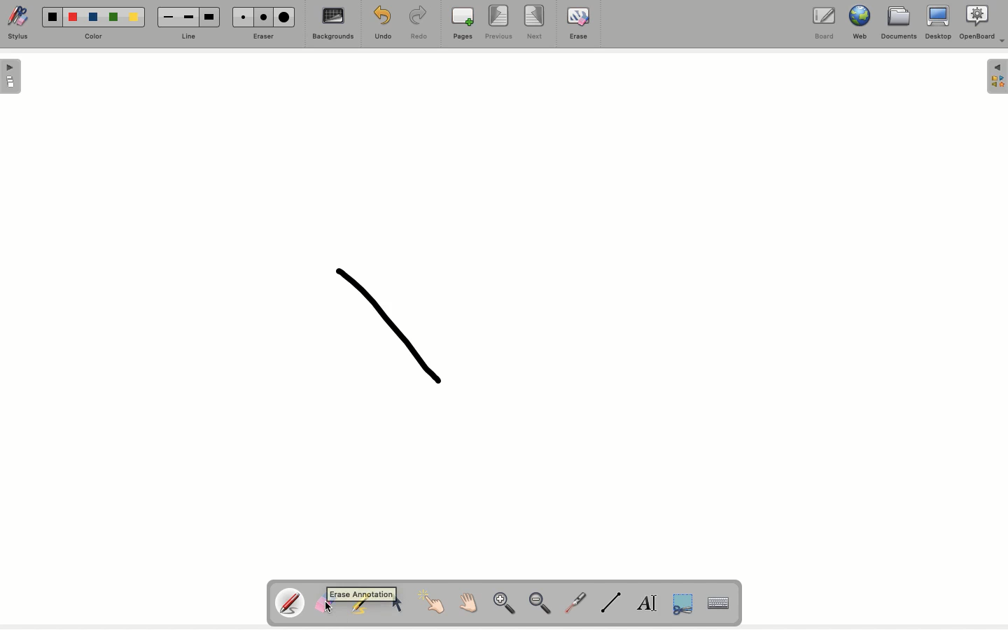  Describe the element at coordinates (98, 34) in the screenshot. I see `Color` at that location.